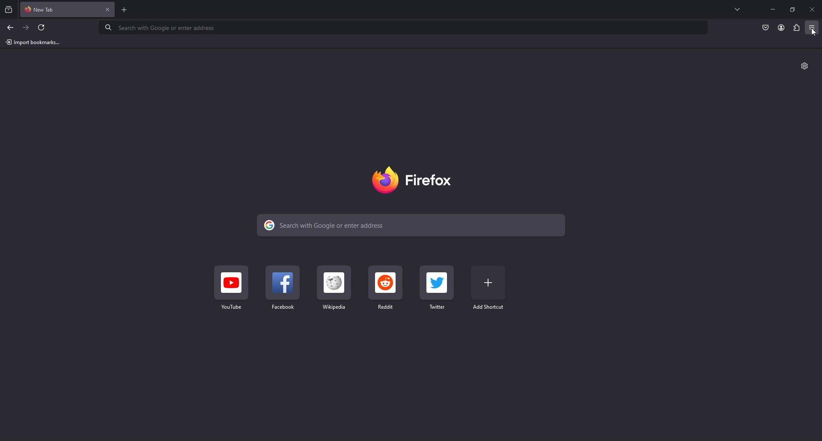 Image resolution: width=822 pixels, height=441 pixels. I want to click on import bookmarks, so click(35, 42).